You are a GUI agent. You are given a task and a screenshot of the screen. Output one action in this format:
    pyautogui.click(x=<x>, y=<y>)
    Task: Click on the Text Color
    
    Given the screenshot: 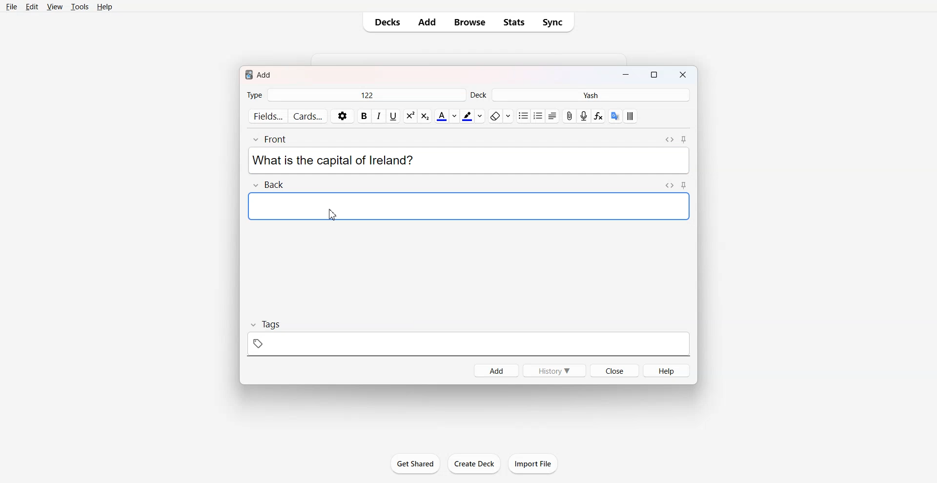 What is the action you would take?
    pyautogui.click(x=447, y=116)
    